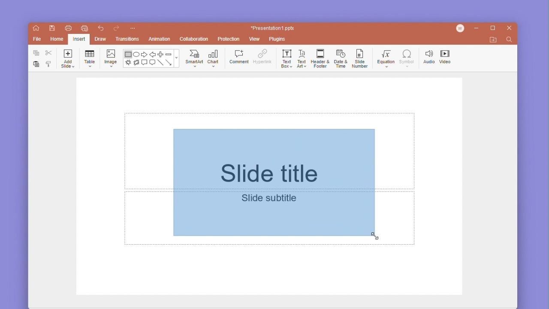 The image size is (549, 309). I want to click on hyperlink, so click(262, 56).